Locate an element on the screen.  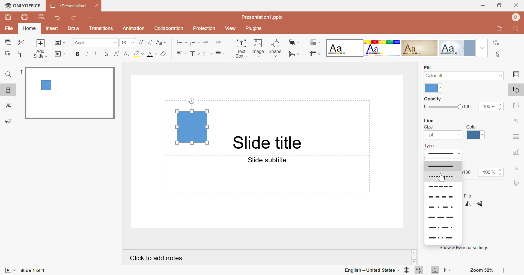
Line spacing is located at coordinates (207, 55).